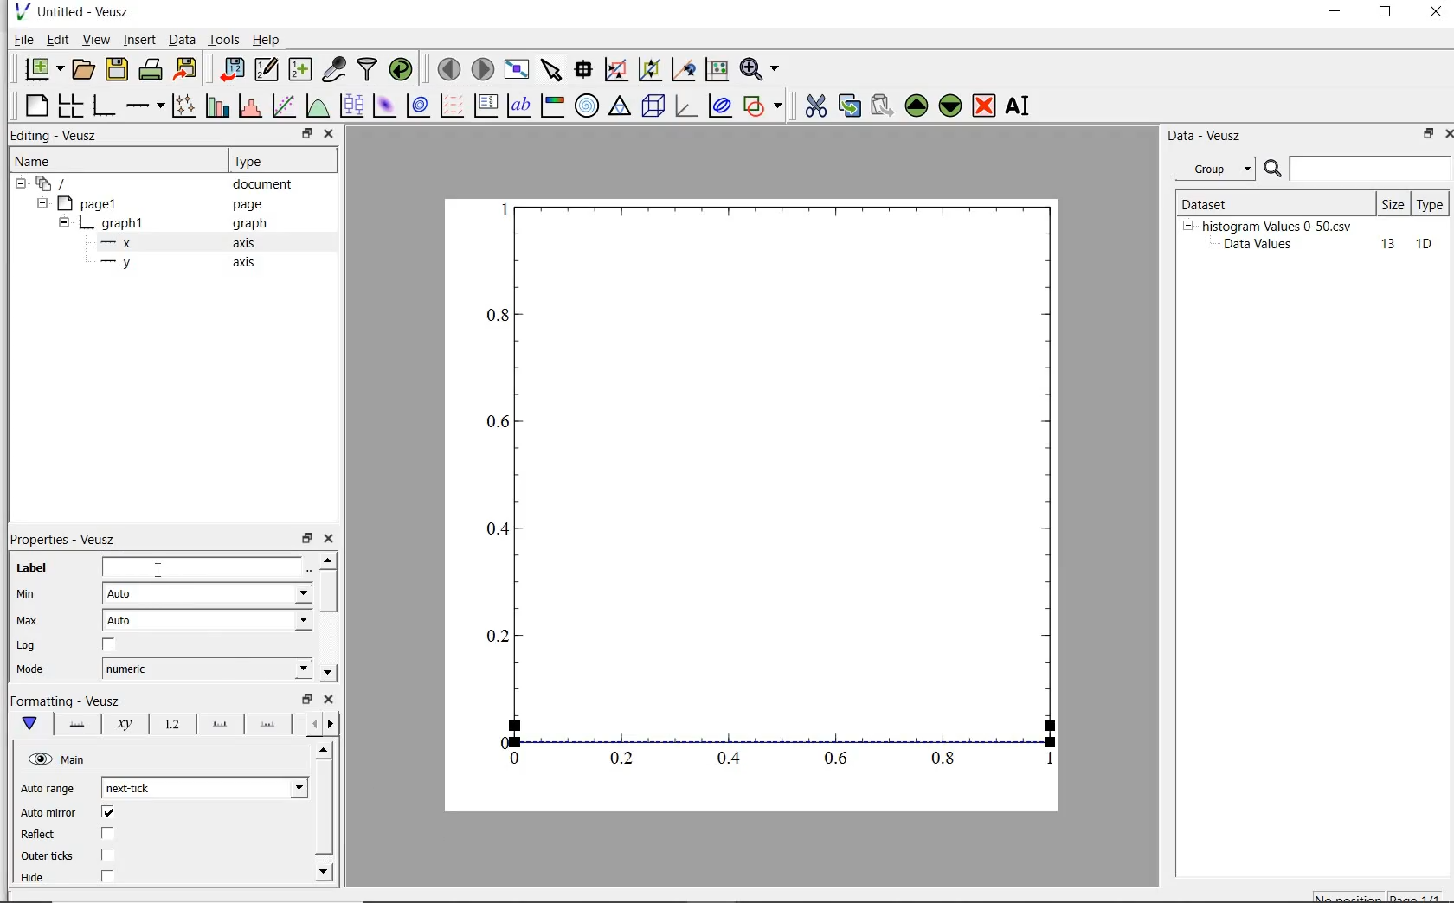 The image size is (1454, 903). I want to click on create new datasets using ranges, parametrically or as functions of existing datasets, so click(303, 67).